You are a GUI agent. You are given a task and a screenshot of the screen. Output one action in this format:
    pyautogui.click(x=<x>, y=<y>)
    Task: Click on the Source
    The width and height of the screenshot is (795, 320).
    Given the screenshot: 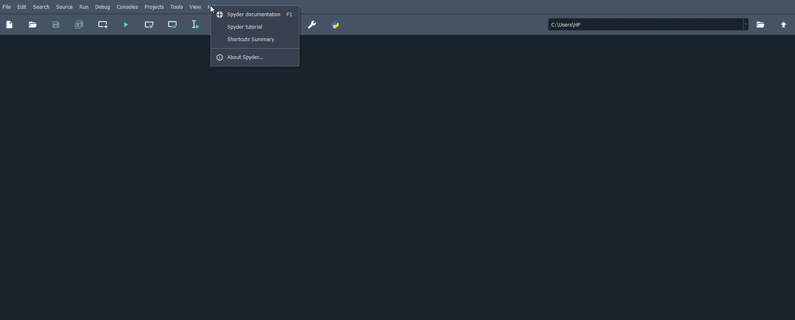 What is the action you would take?
    pyautogui.click(x=64, y=7)
    